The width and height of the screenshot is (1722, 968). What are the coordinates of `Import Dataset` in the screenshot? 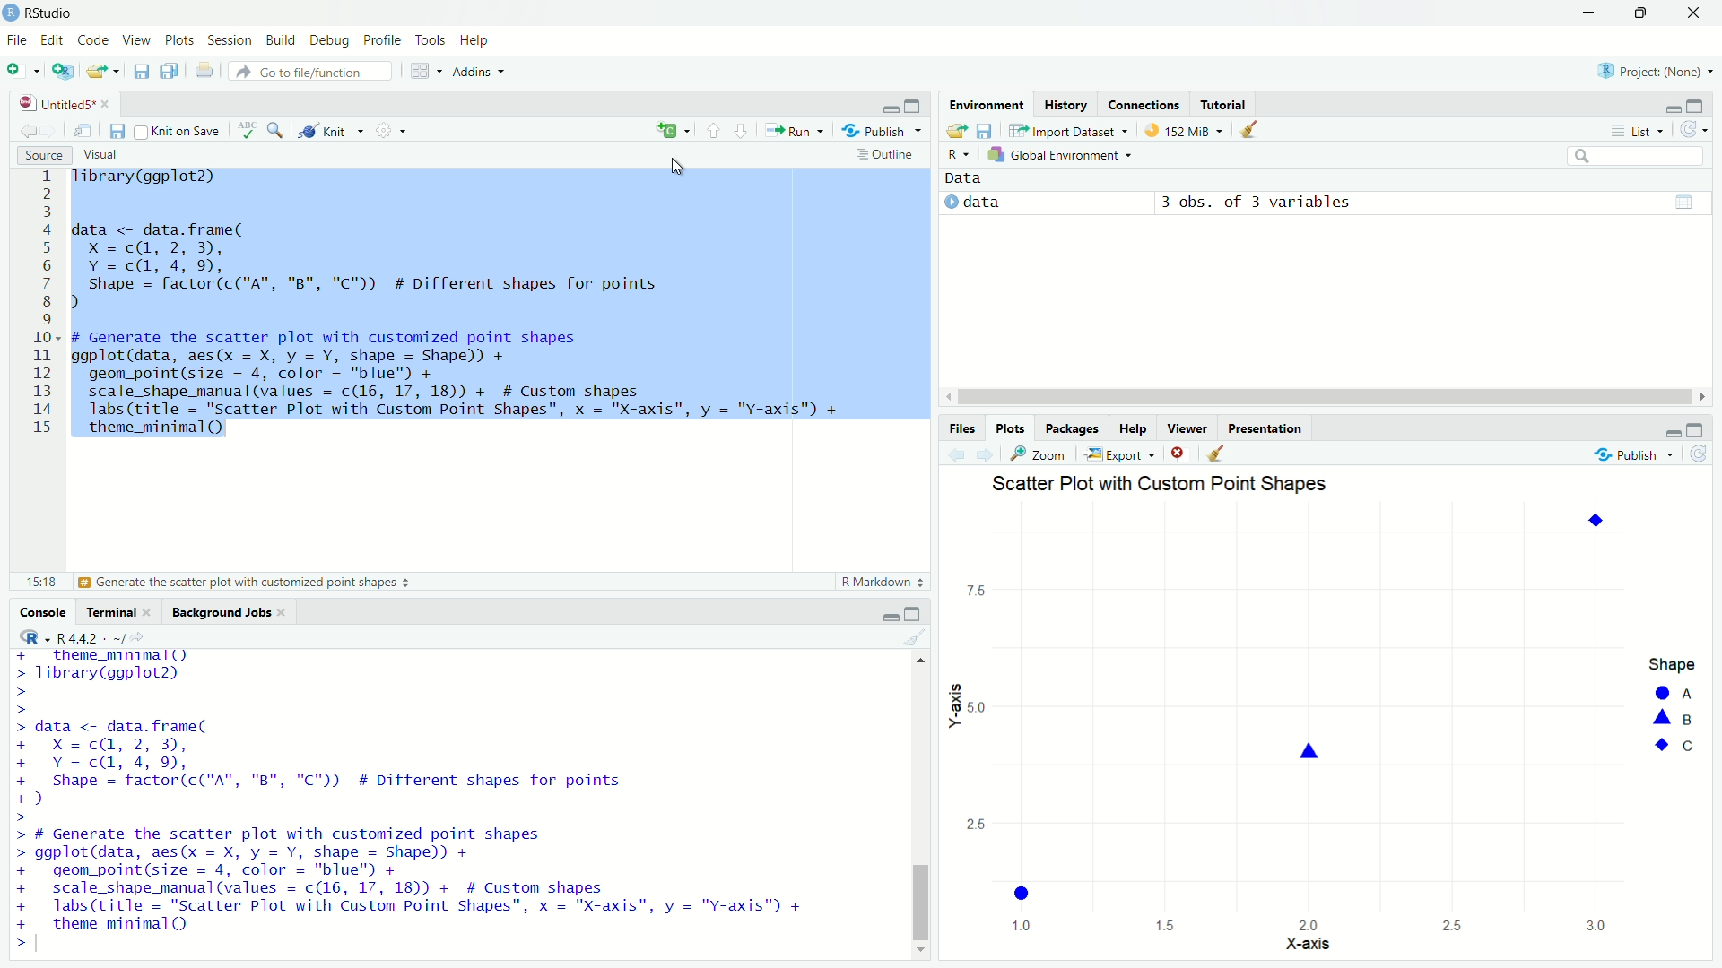 It's located at (1068, 131).